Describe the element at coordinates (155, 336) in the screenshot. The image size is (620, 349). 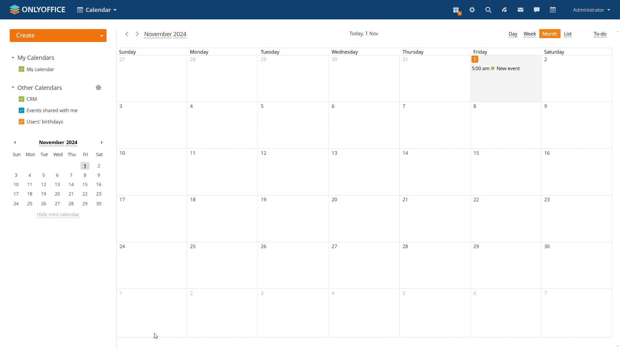
I see `cursor` at that location.